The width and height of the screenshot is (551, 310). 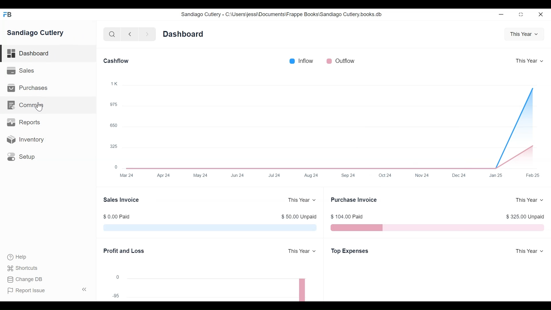 What do you see at coordinates (458, 175) in the screenshot?
I see `Dec 24` at bounding box center [458, 175].